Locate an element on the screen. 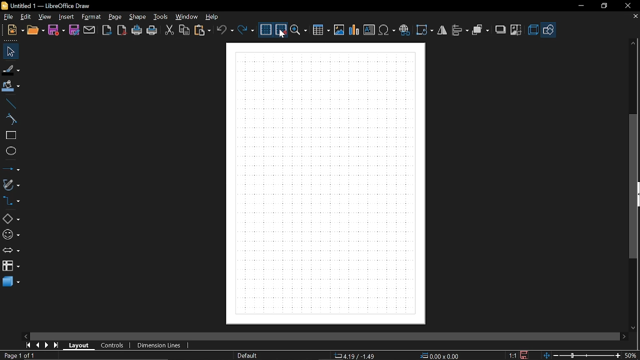 The image size is (640, 360). lines and arrows is located at coordinates (11, 169).